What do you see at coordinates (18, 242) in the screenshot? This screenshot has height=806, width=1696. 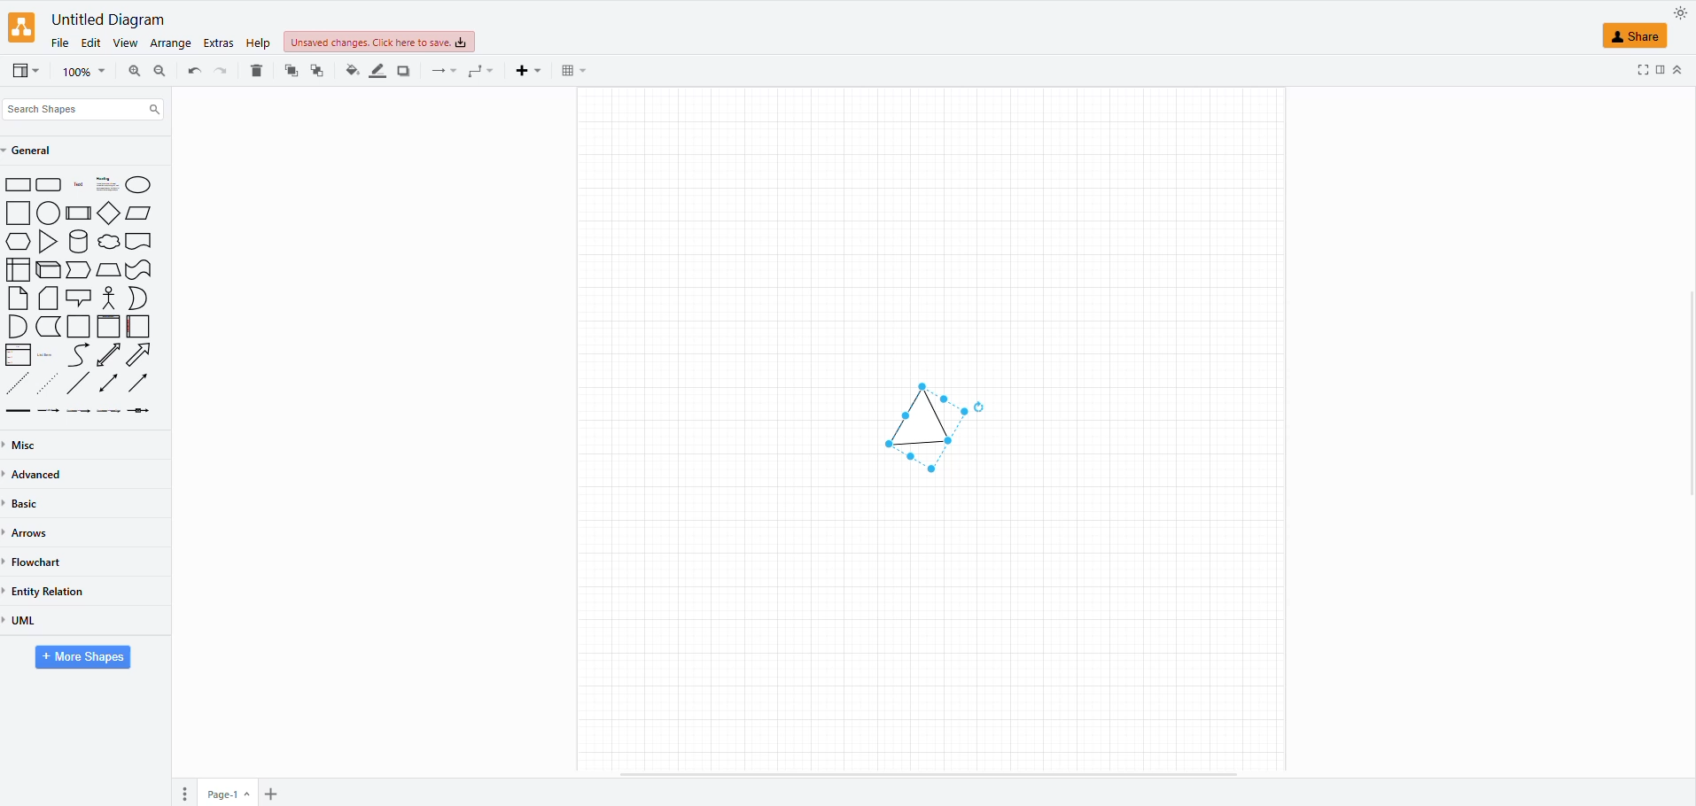 I see `Hexagon` at bounding box center [18, 242].